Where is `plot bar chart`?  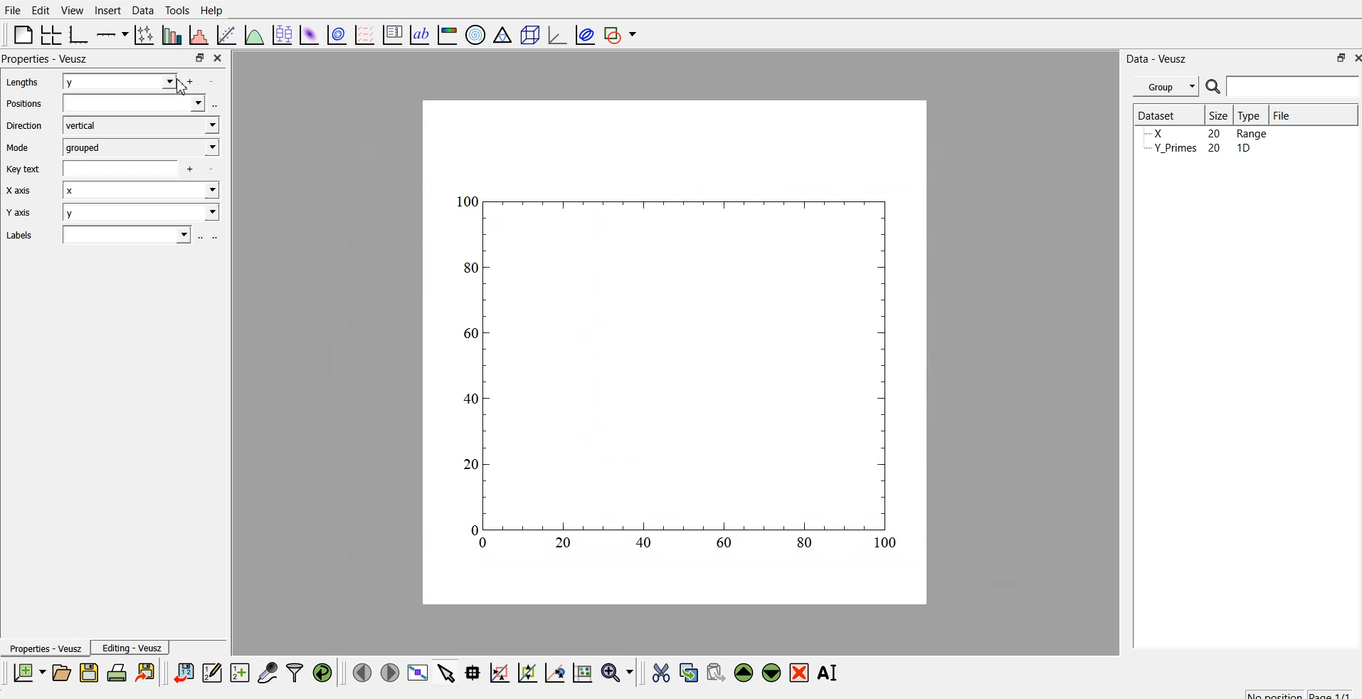 plot bar chart is located at coordinates (170, 36).